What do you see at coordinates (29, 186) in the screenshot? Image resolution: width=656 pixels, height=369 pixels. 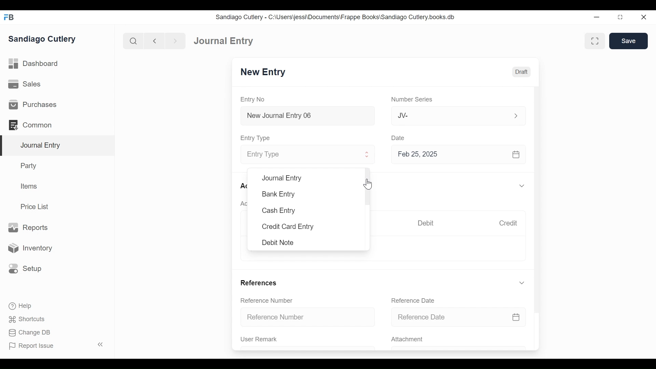 I see `Items` at bounding box center [29, 186].